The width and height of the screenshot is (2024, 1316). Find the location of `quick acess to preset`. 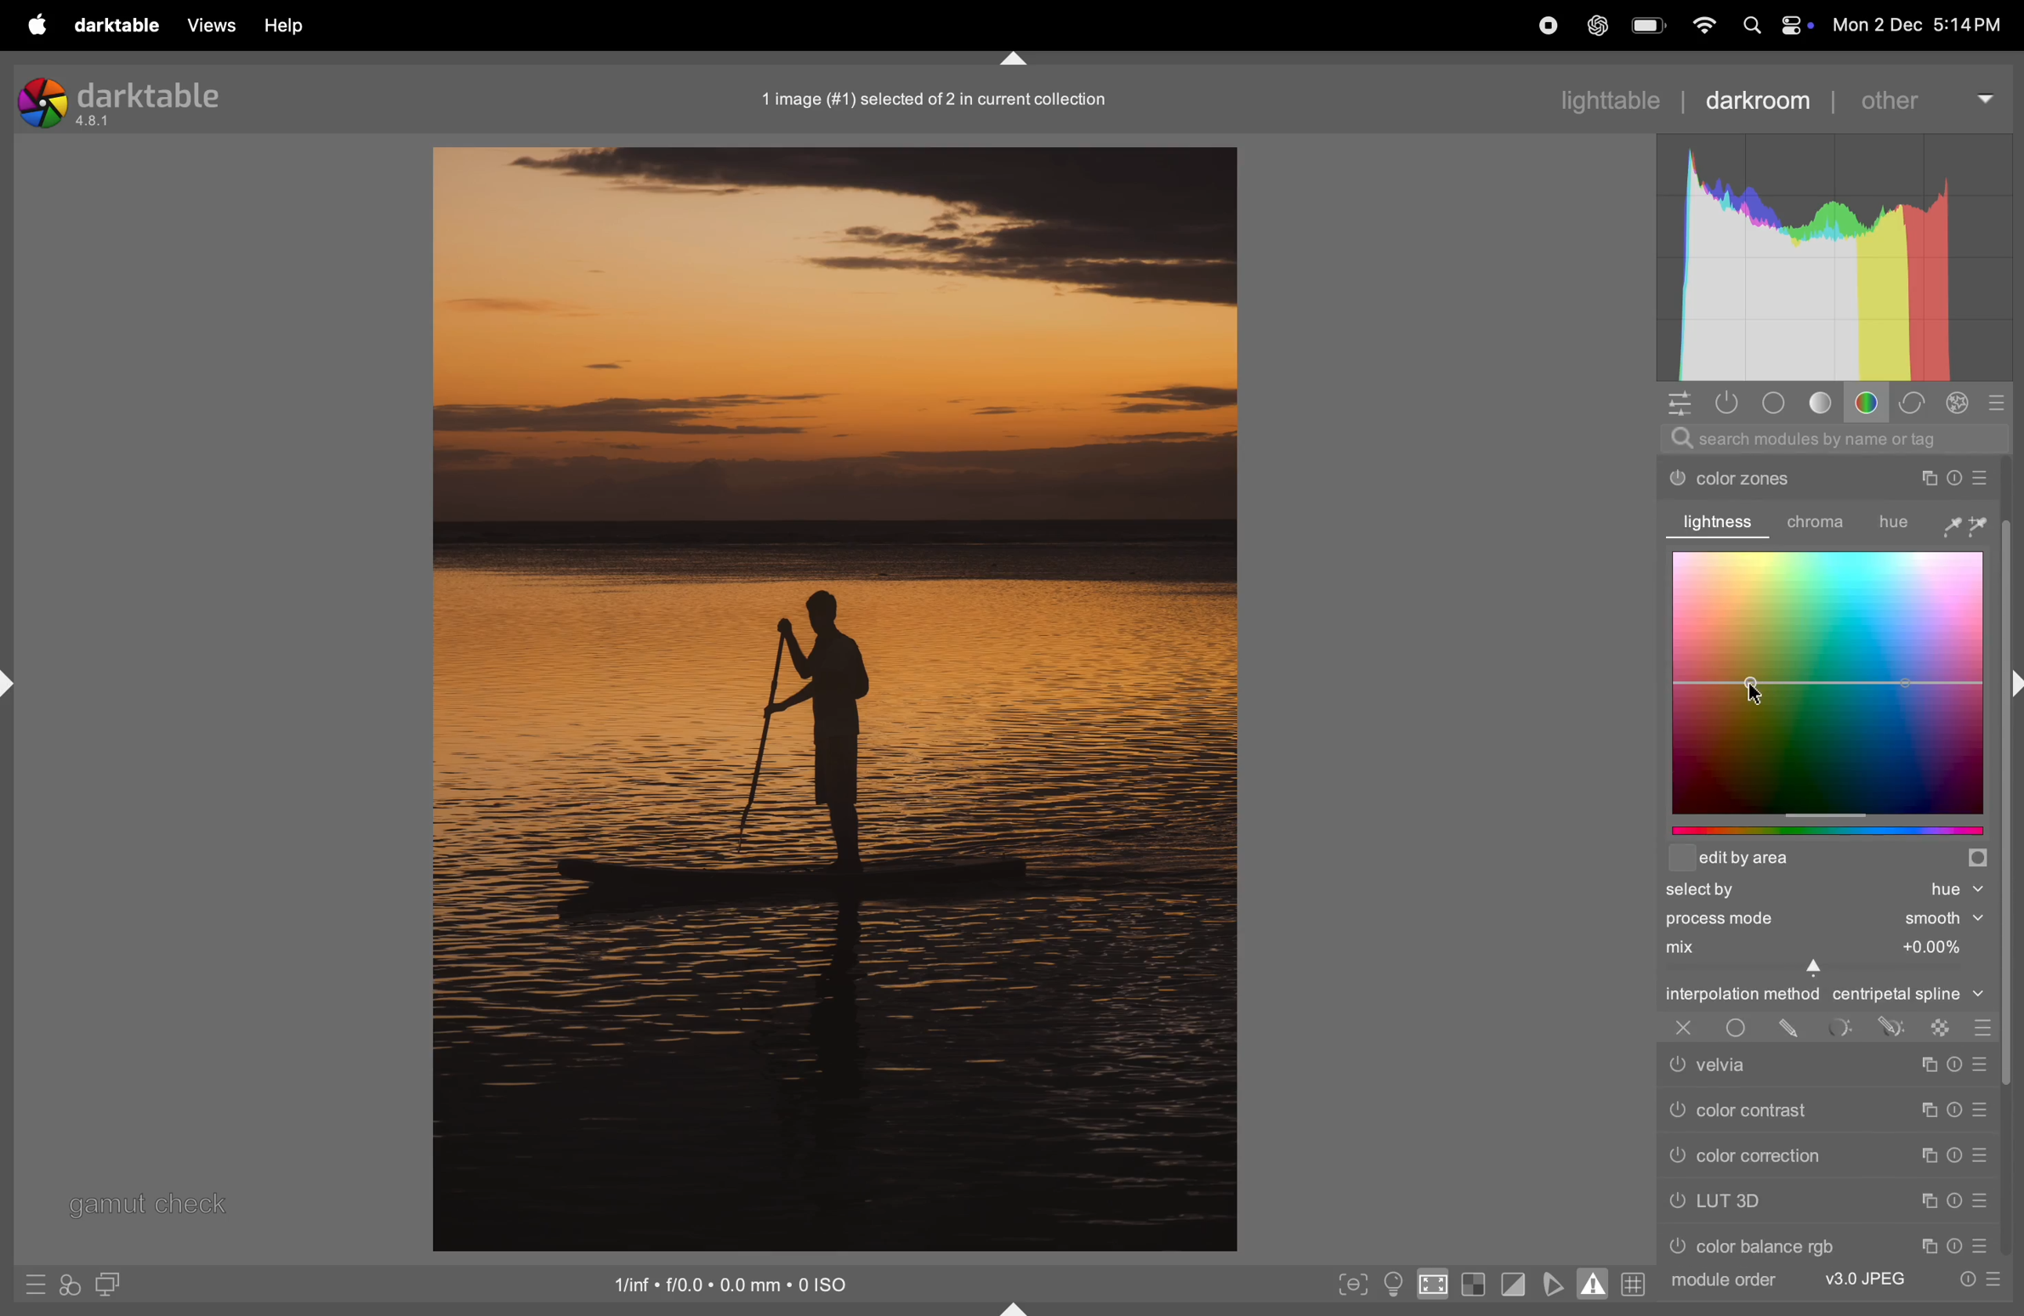

quick acess to preset is located at coordinates (1974, 1280).